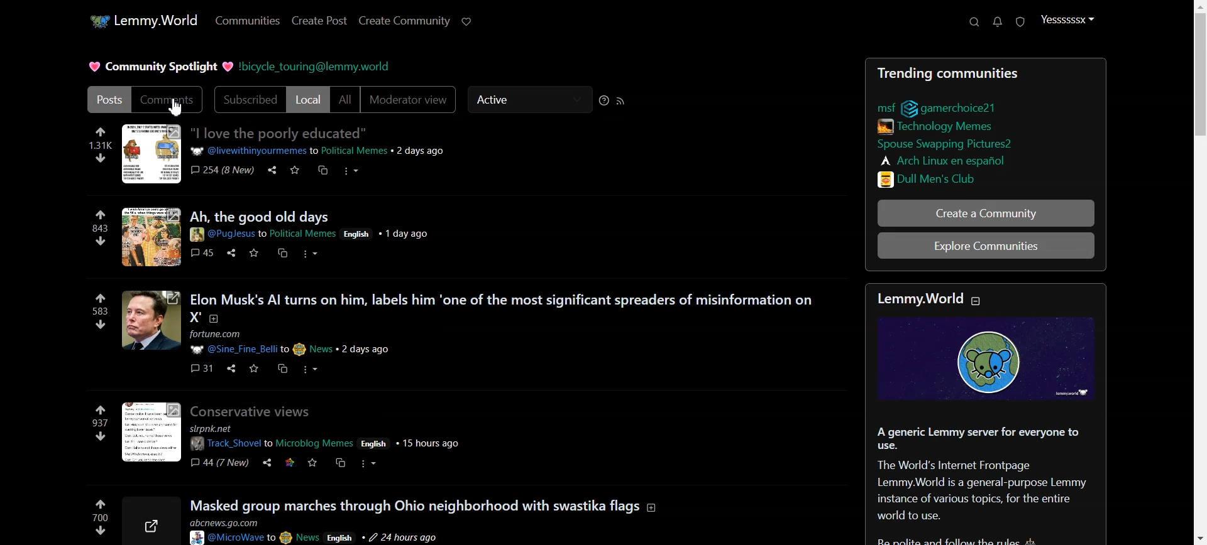 This screenshot has height=545, width=1207. I want to click on upvote, so click(101, 503).